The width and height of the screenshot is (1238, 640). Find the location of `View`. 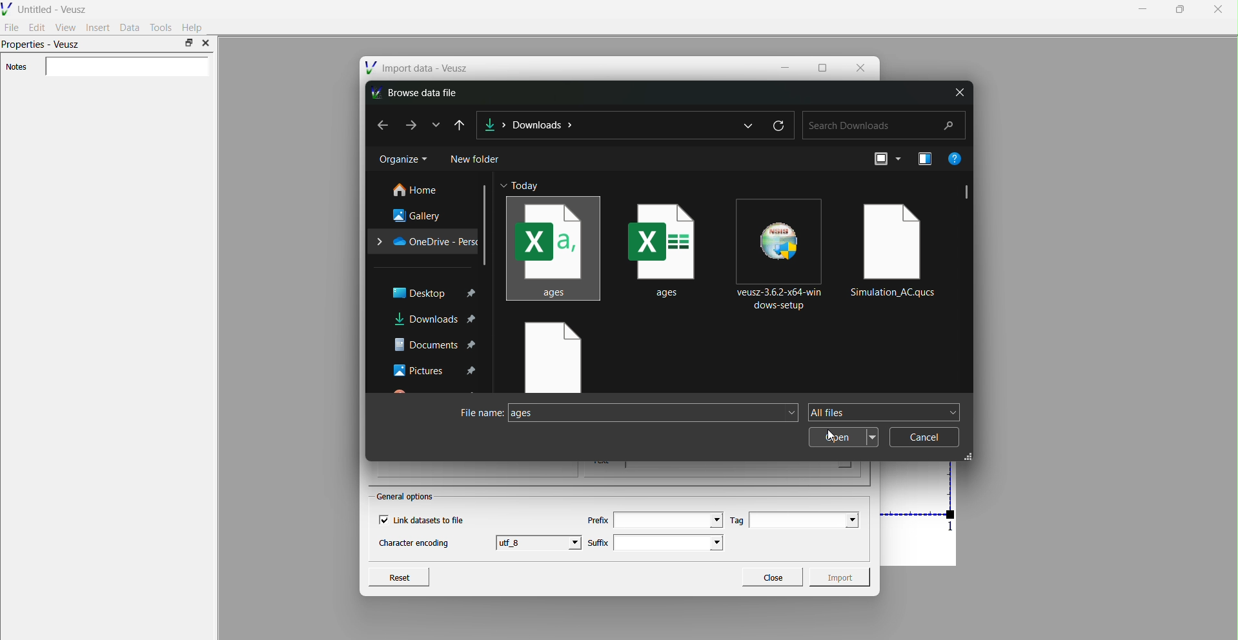

View is located at coordinates (65, 27).